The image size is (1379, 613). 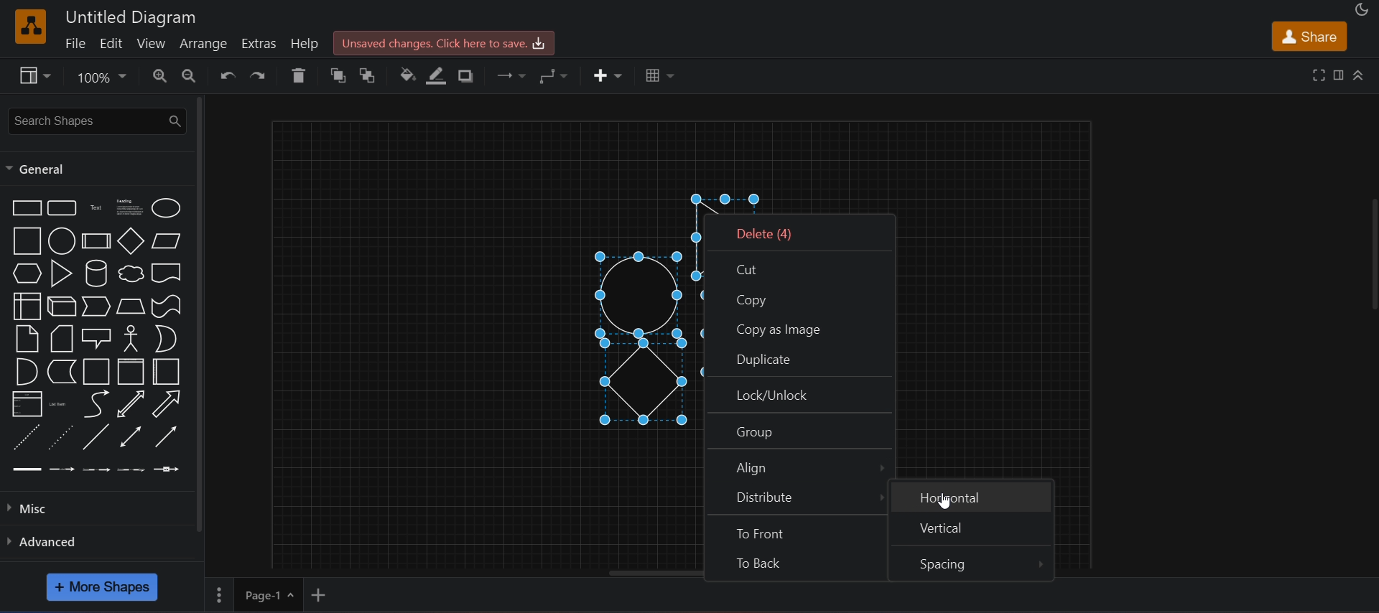 I want to click on misc, so click(x=32, y=510).